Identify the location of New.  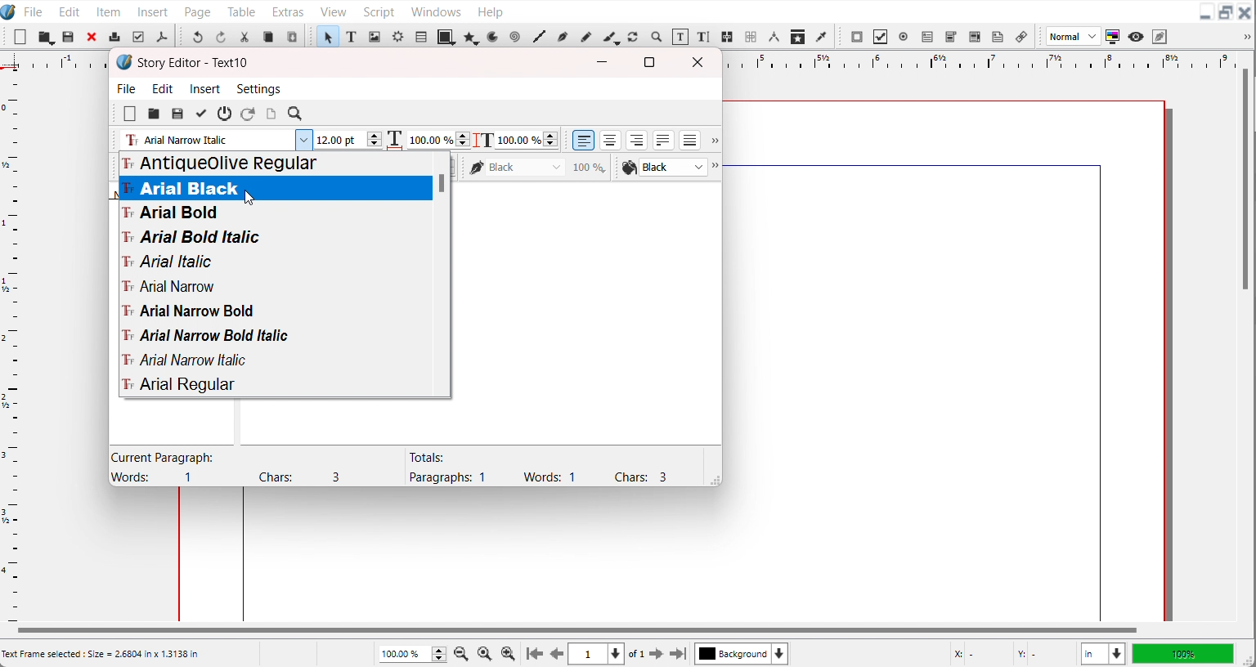
(20, 37).